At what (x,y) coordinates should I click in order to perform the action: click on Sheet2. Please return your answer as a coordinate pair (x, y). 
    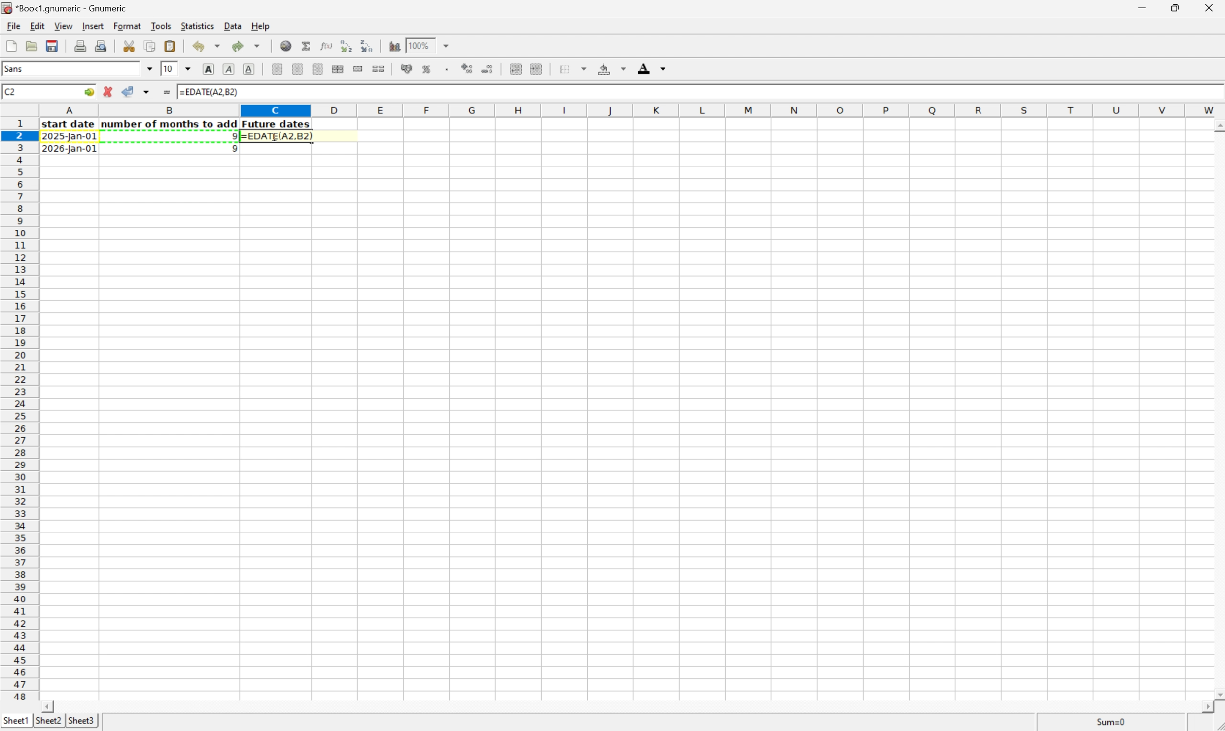
    Looking at the image, I should click on (48, 721).